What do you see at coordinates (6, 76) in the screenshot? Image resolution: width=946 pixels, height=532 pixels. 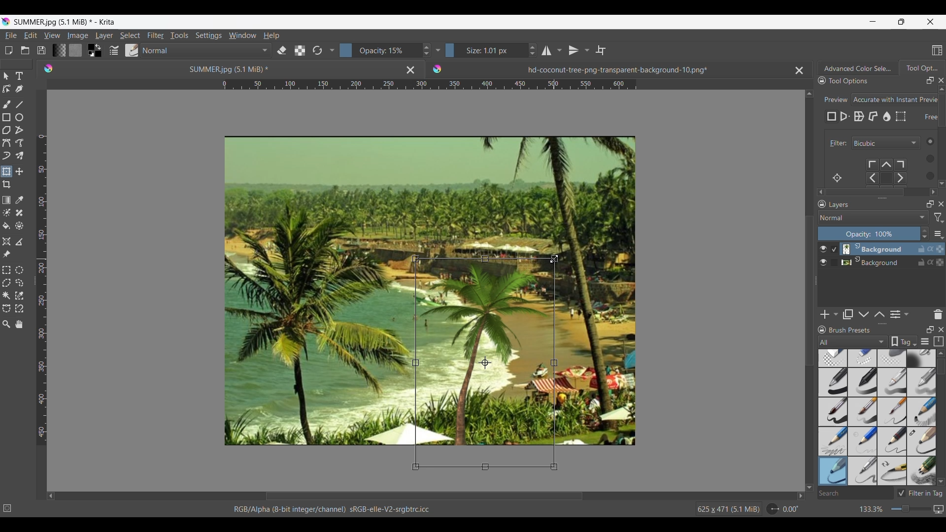 I see `Select shapes` at bounding box center [6, 76].